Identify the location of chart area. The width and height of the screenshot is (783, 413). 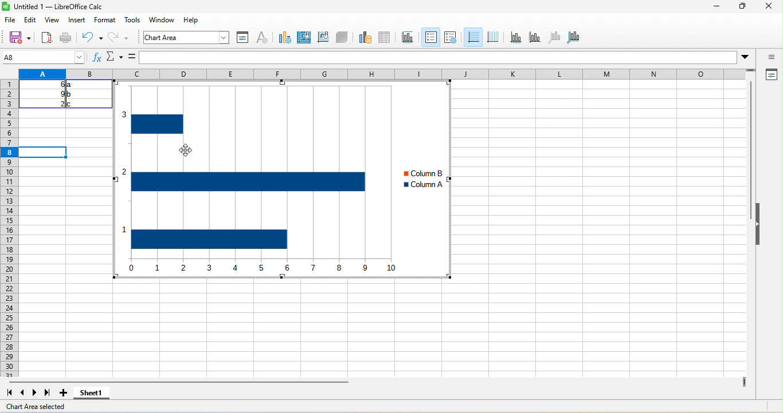
(187, 38).